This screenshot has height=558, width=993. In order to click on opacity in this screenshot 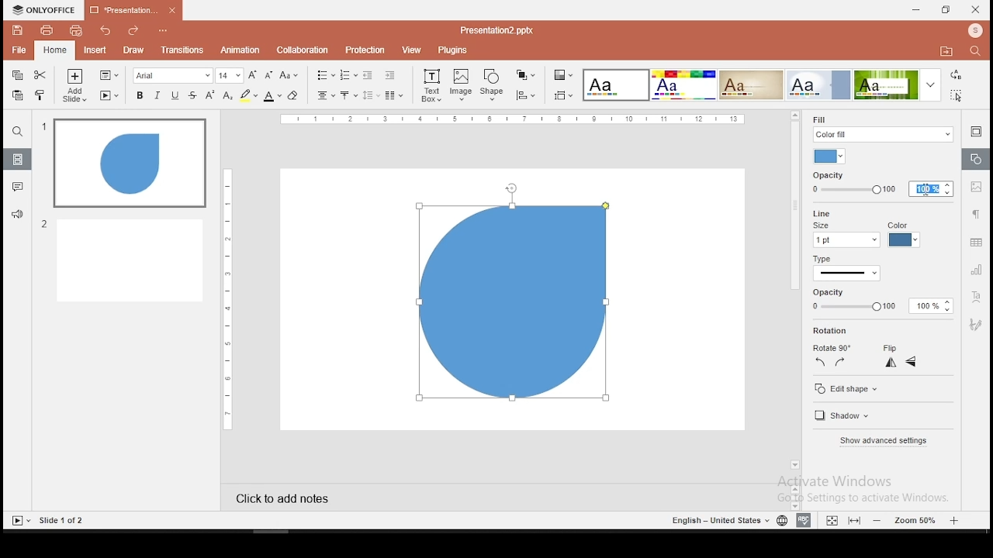, I will do `click(881, 184)`.